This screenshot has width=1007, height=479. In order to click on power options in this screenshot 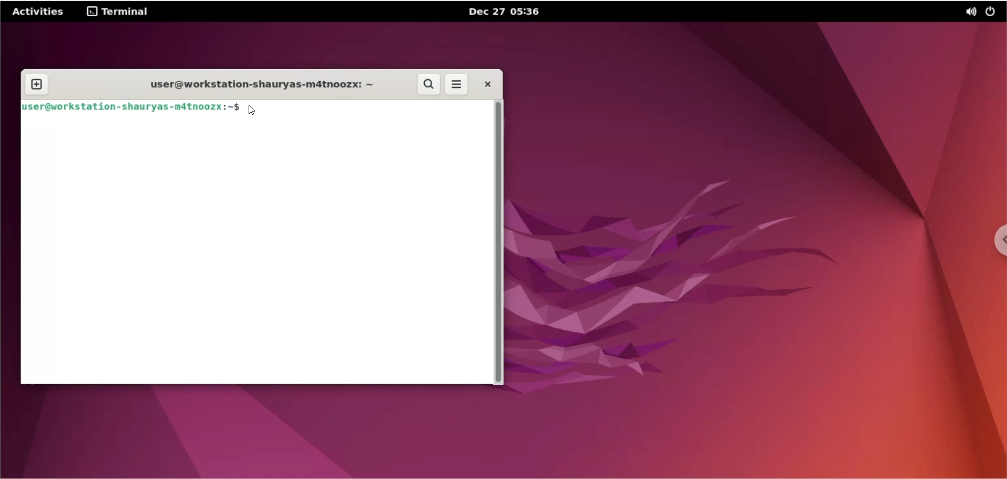, I will do `click(993, 12)`.